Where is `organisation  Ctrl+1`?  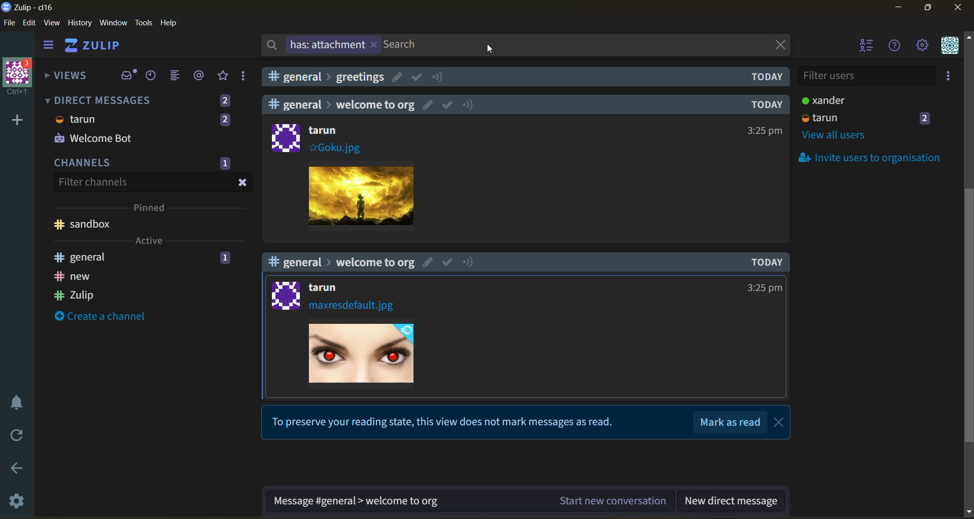
organisation  Ctrl+1 is located at coordinates (20, 78).